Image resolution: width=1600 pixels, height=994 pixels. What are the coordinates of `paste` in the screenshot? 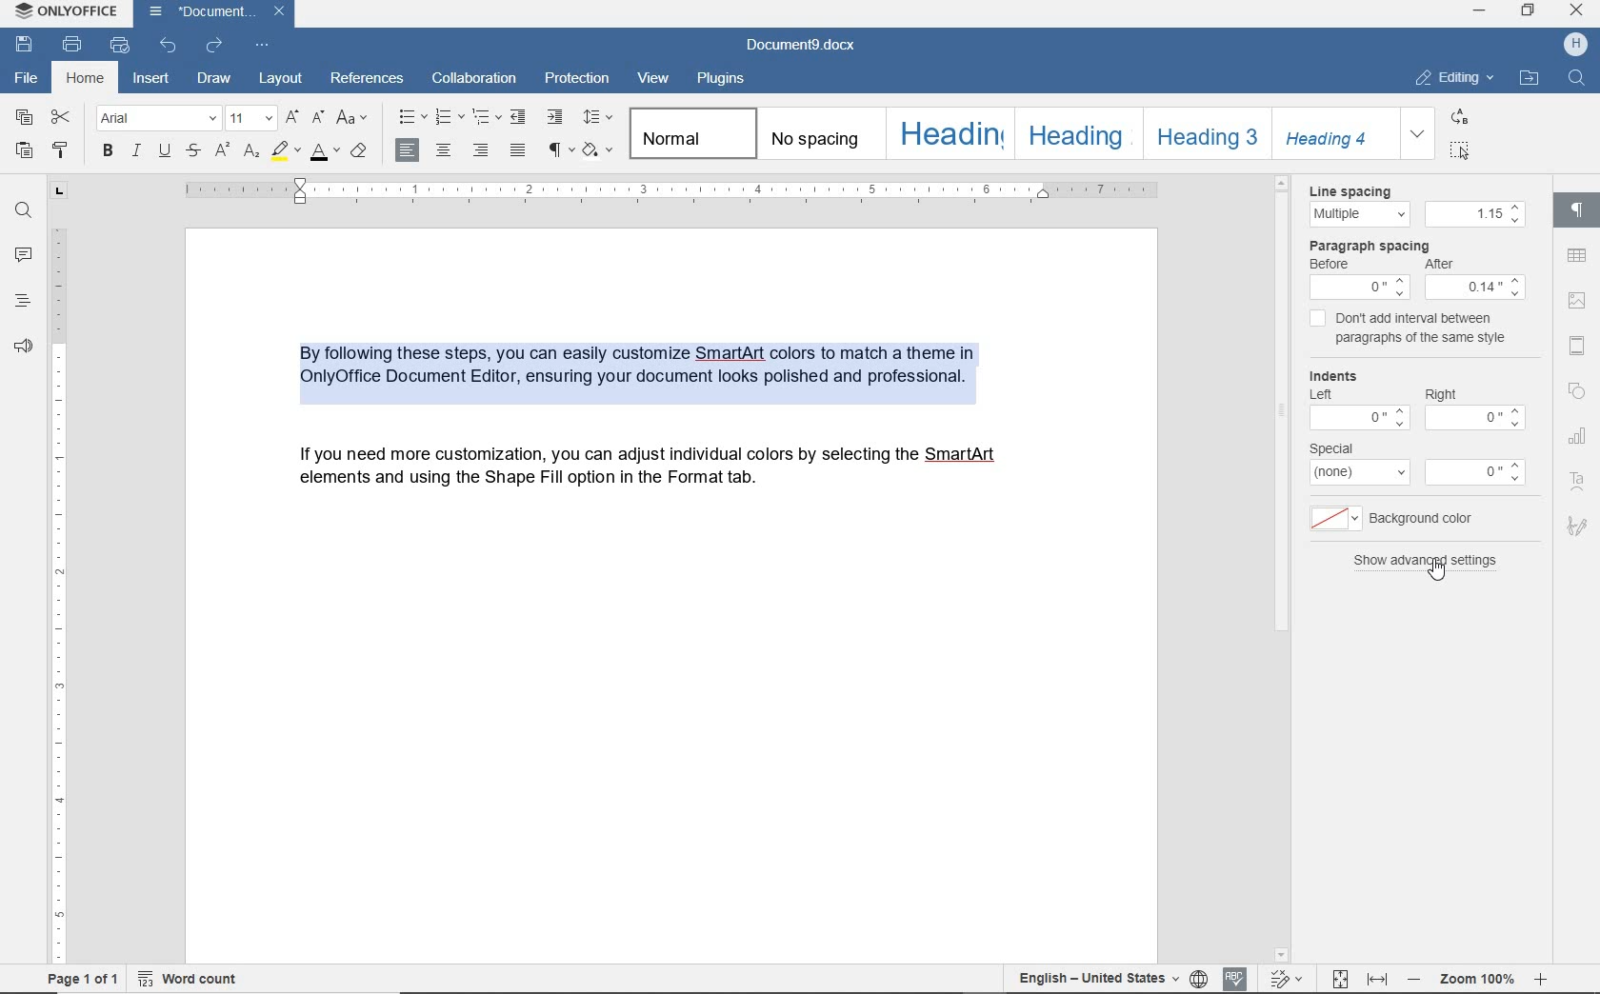 It's located at (25, 150).